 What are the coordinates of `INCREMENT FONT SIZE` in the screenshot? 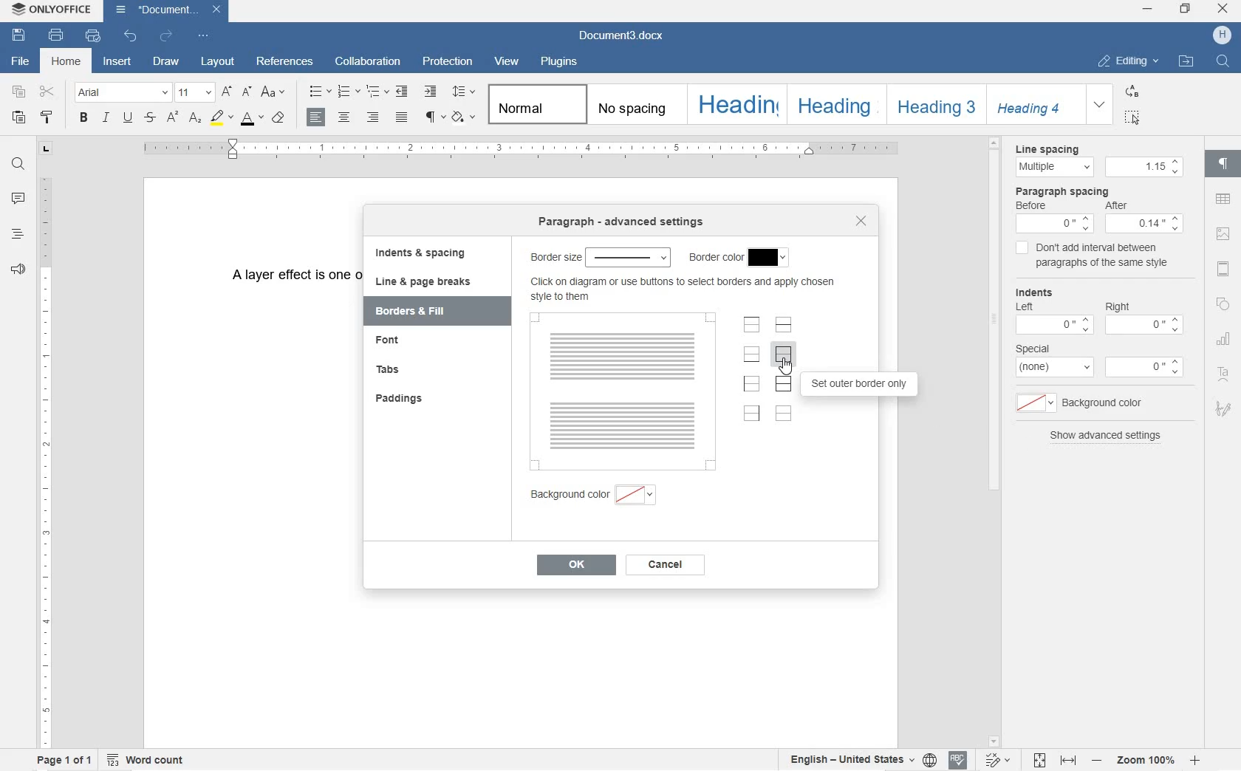 It's located at (227, 92).